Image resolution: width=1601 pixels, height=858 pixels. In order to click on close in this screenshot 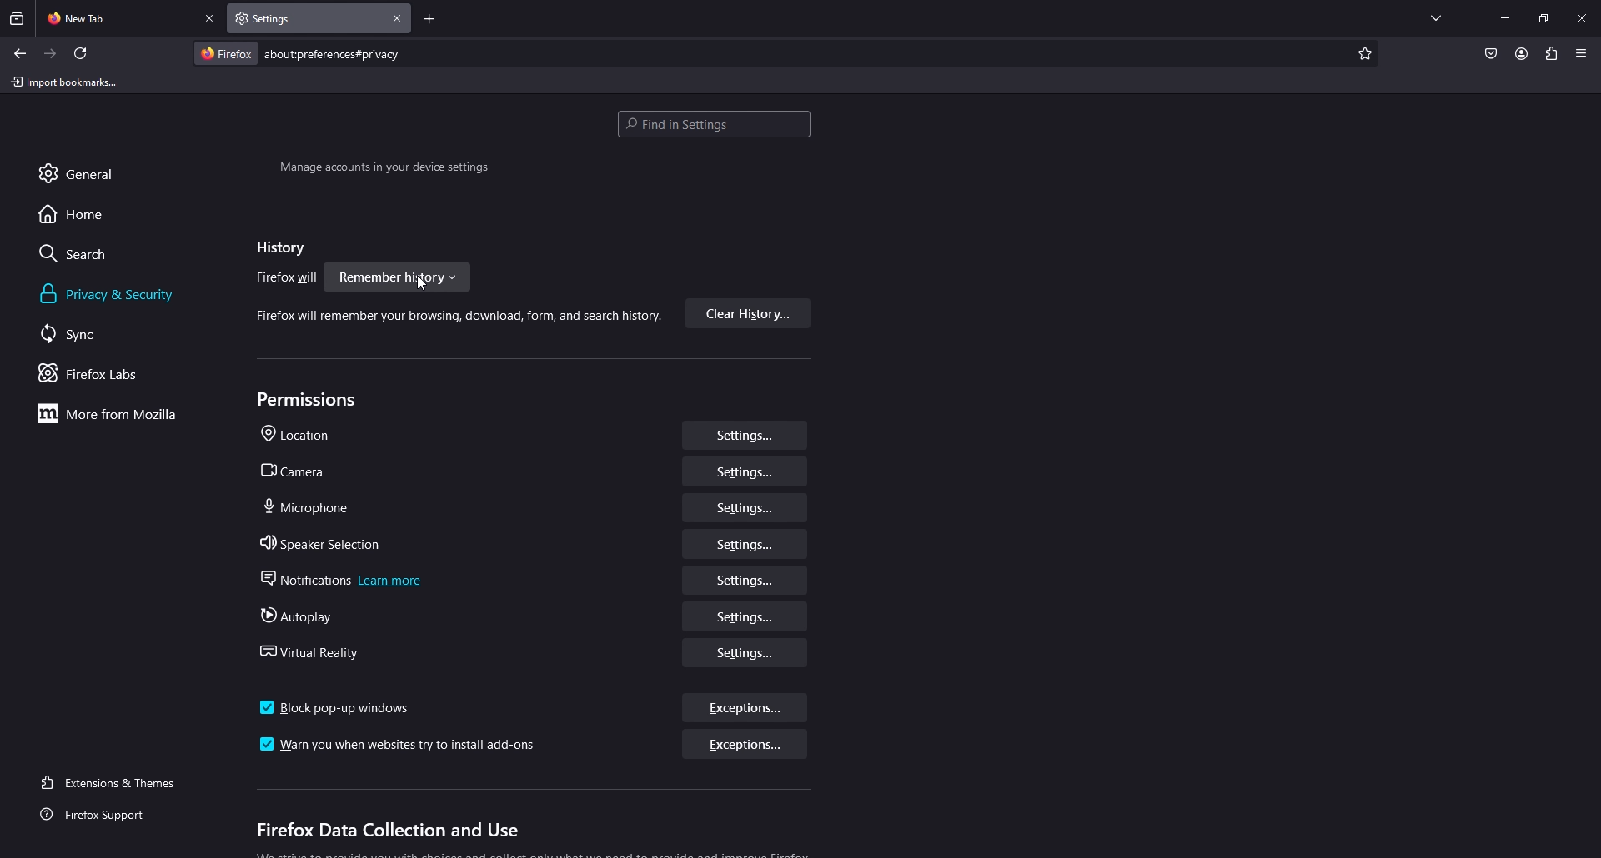, I will do `click(1583, 17)`.